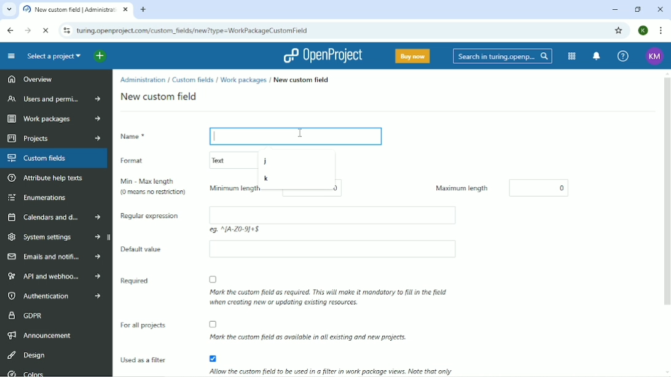  What do you see at coordinates (244, 80) in the screenshot?
I see `Work packages` at bounding box center [244, 80].